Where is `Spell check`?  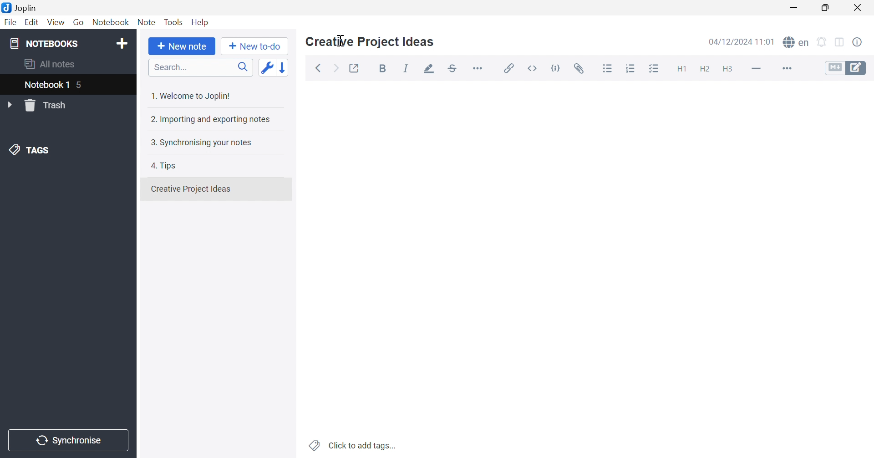 Spell check is located at coordinates (797, 43).